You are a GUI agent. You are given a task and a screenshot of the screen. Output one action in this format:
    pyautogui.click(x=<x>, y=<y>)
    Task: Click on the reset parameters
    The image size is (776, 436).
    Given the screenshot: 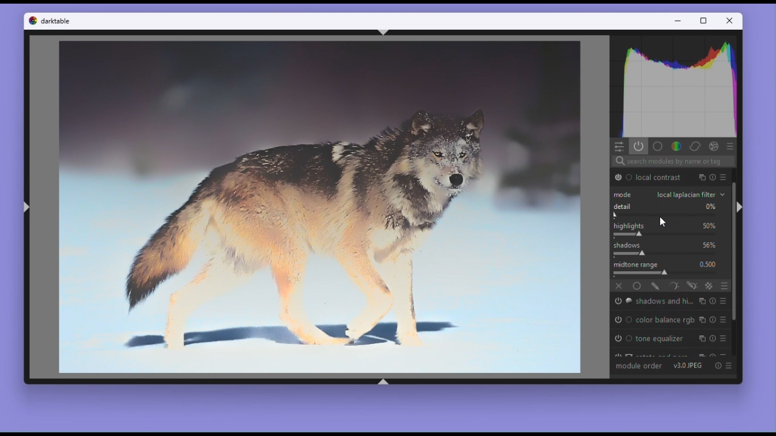 What is the action you would take?
    pyautogui.click(x=712, y=302)
    